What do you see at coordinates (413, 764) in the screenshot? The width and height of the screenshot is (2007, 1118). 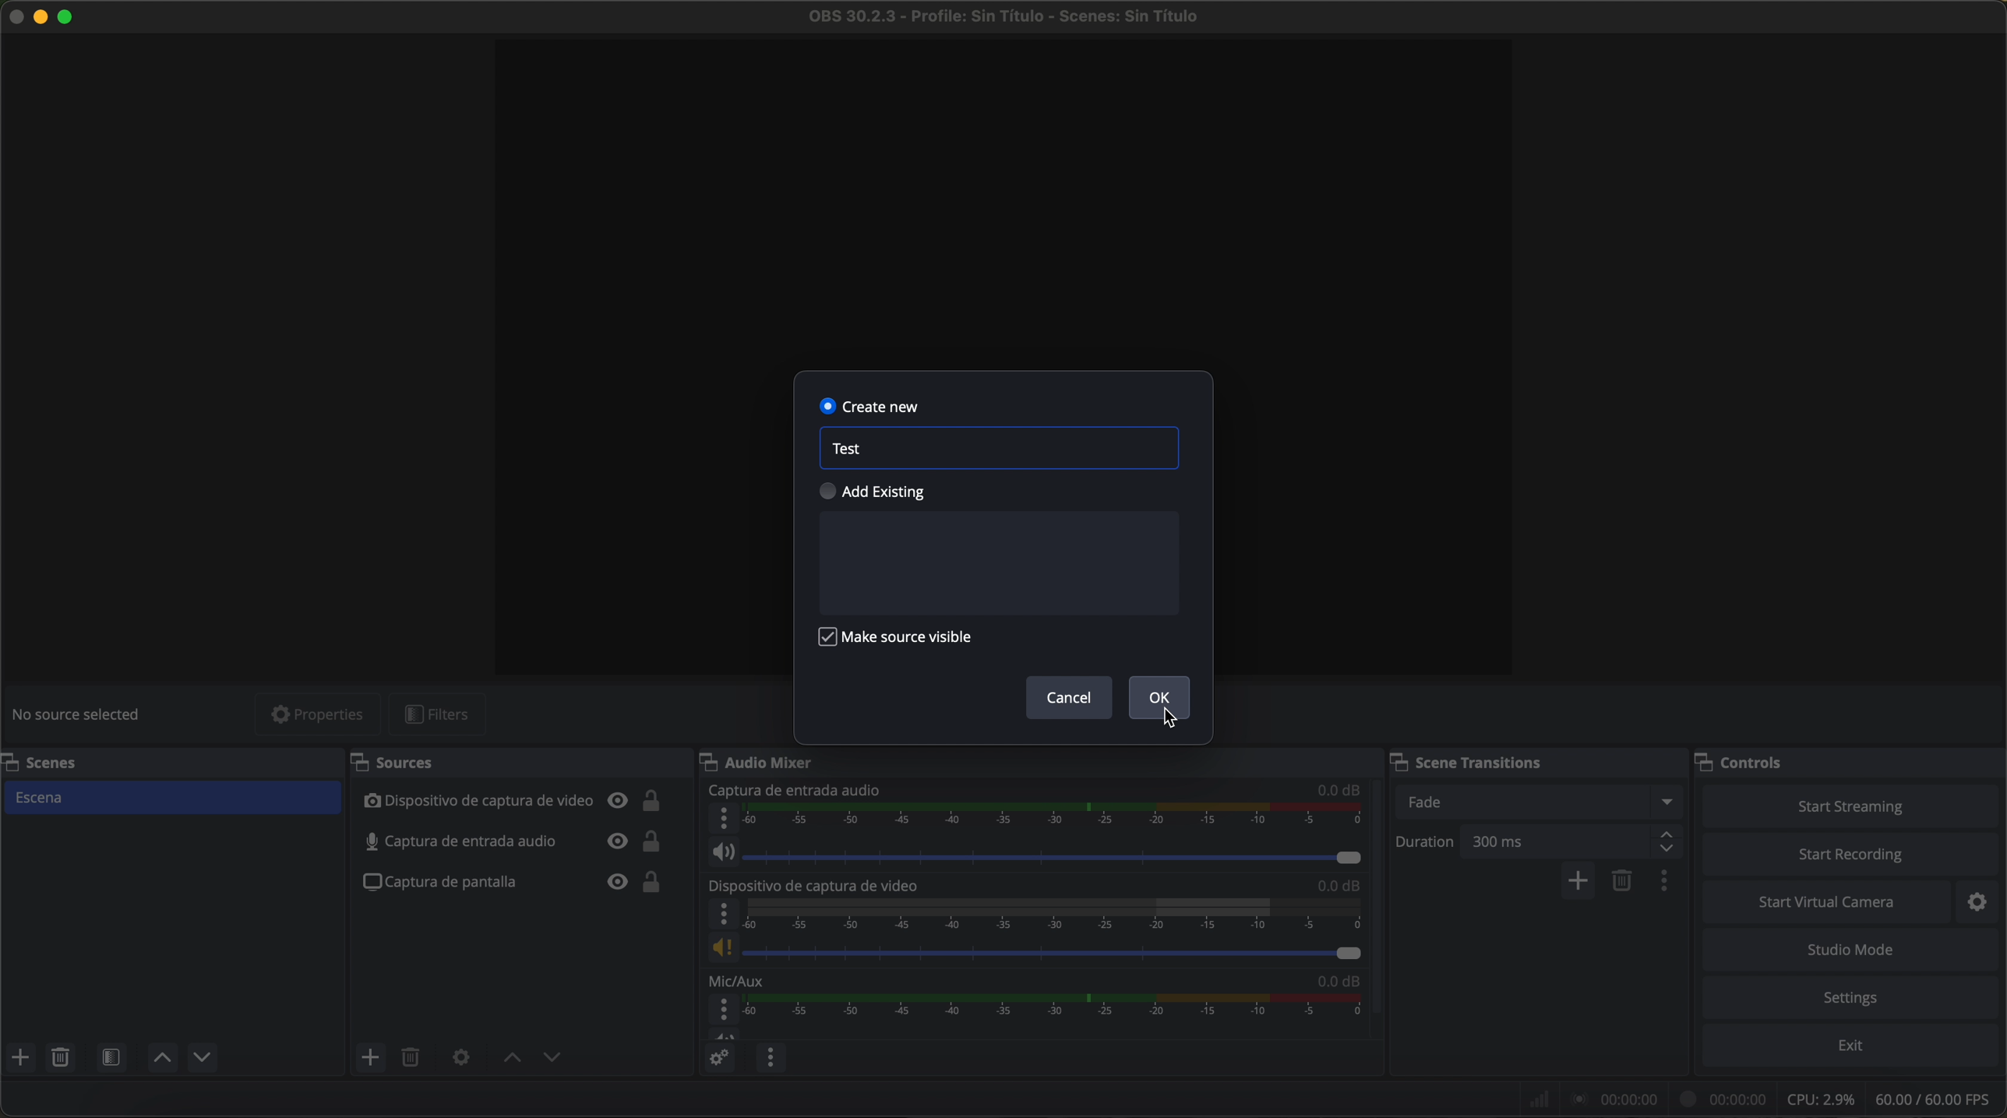 I see `sources` at bounding box center [413, 764].